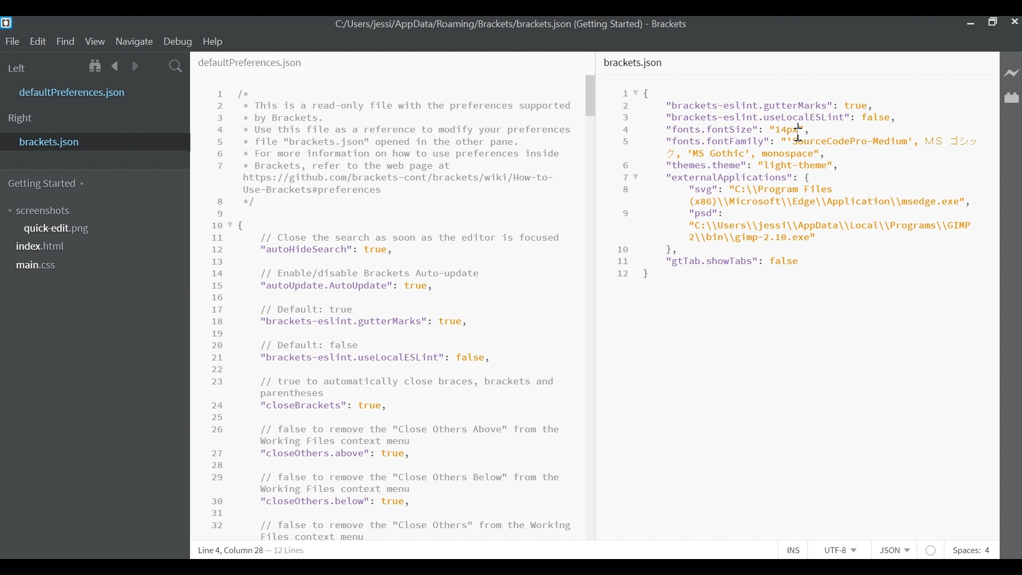  What do you see at coordinates (892, 548) in the screenshot?
I see `JSON` at bounding box center [892, 548].